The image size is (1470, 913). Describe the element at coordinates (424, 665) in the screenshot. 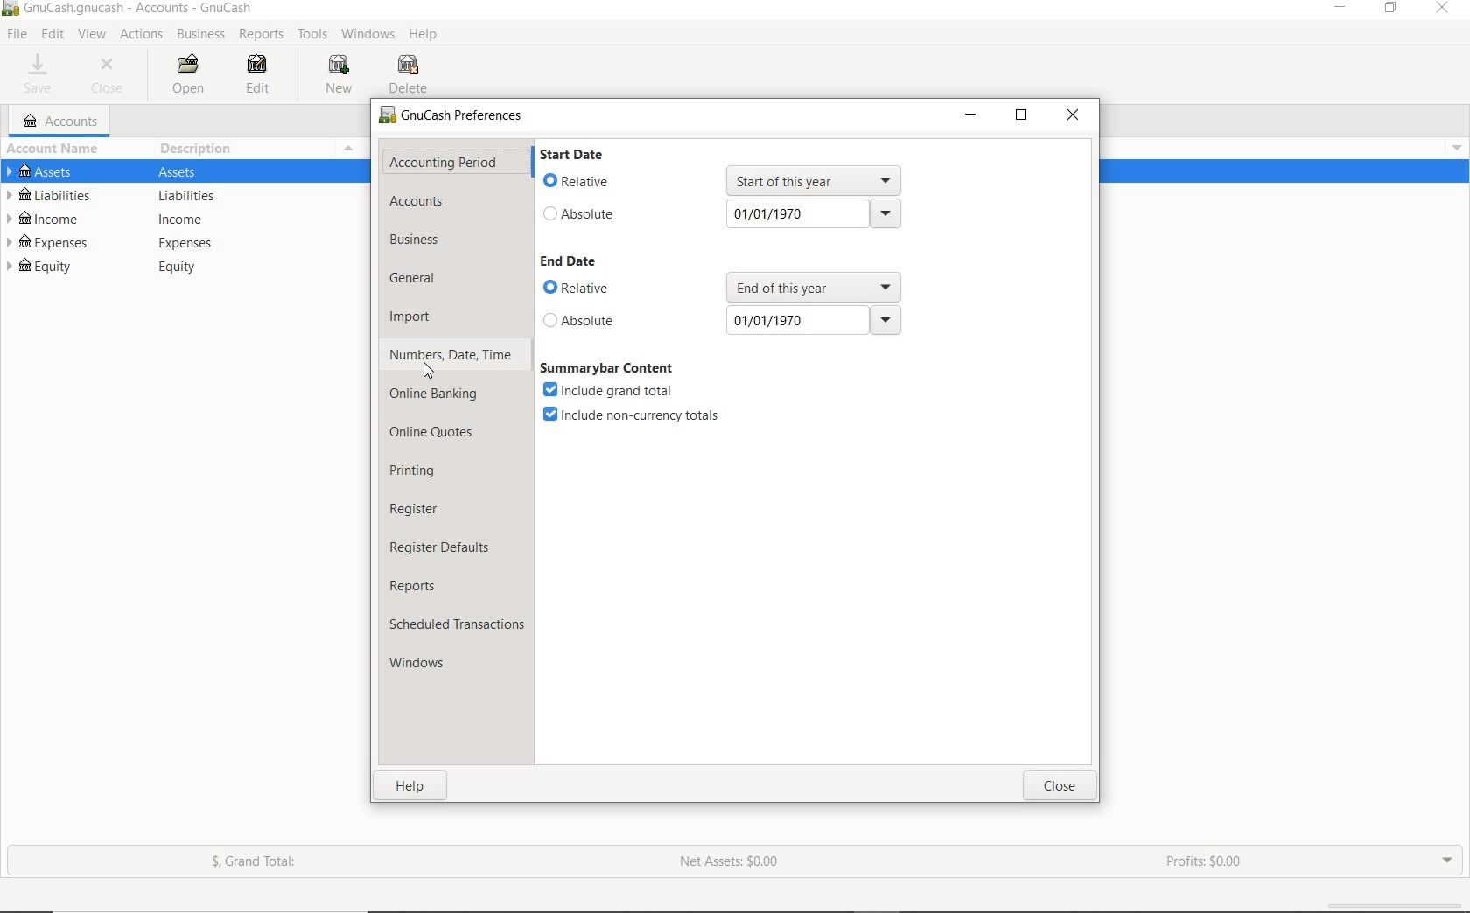

I see `windows` at that location.